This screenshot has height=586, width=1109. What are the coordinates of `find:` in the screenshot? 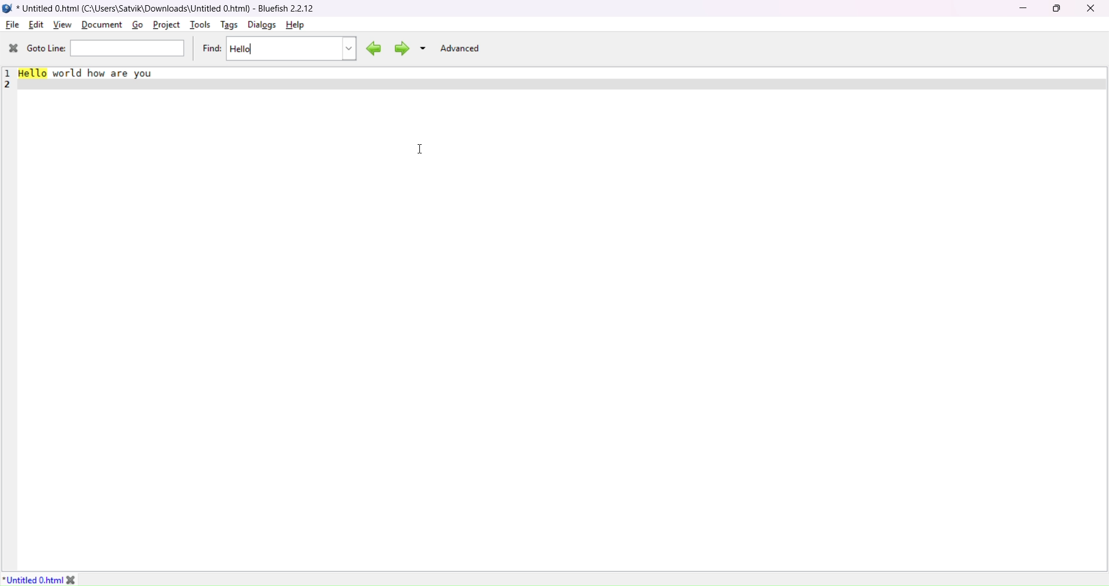 It's located at (211, 50).